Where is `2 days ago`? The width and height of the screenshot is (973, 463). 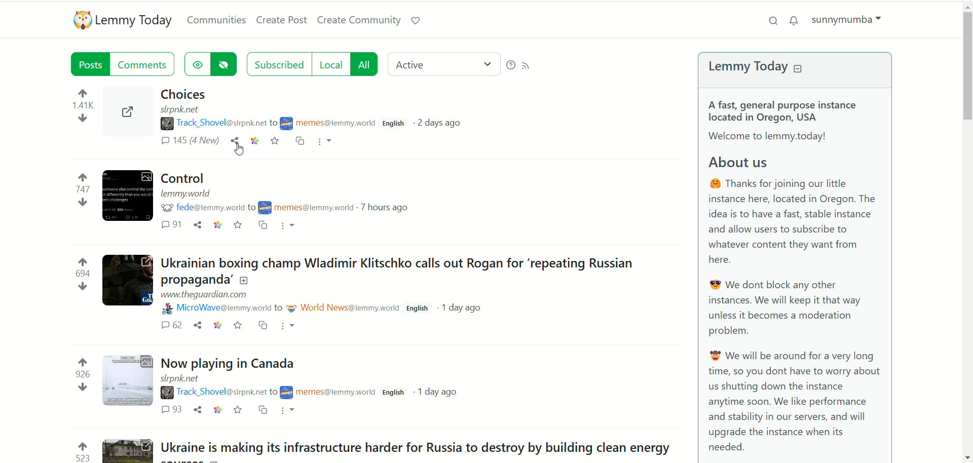
2 days ago is located at coordinates (438, 122).